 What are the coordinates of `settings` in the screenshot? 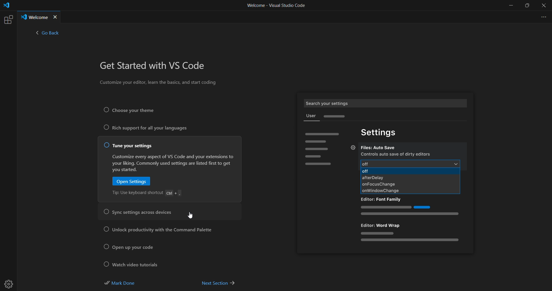 It's located at (10, 282).